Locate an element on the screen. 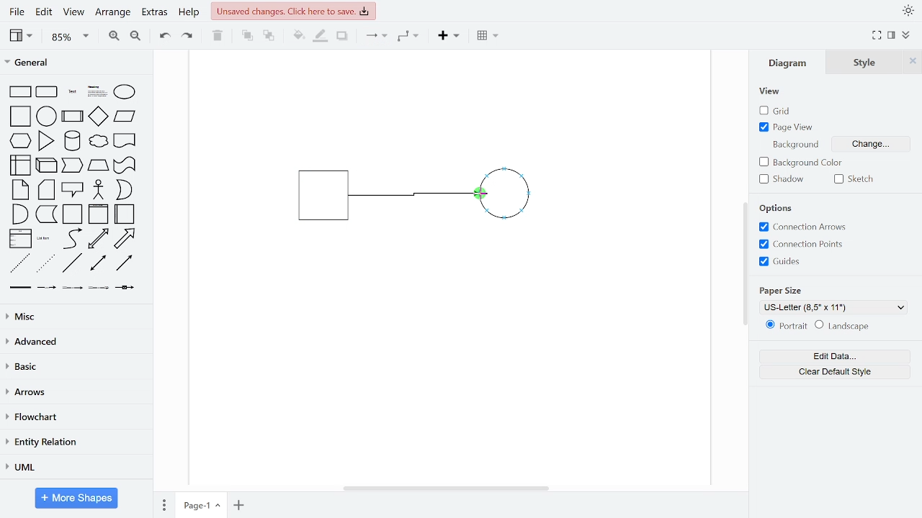  hexagon is located at coordinates (23, 142).